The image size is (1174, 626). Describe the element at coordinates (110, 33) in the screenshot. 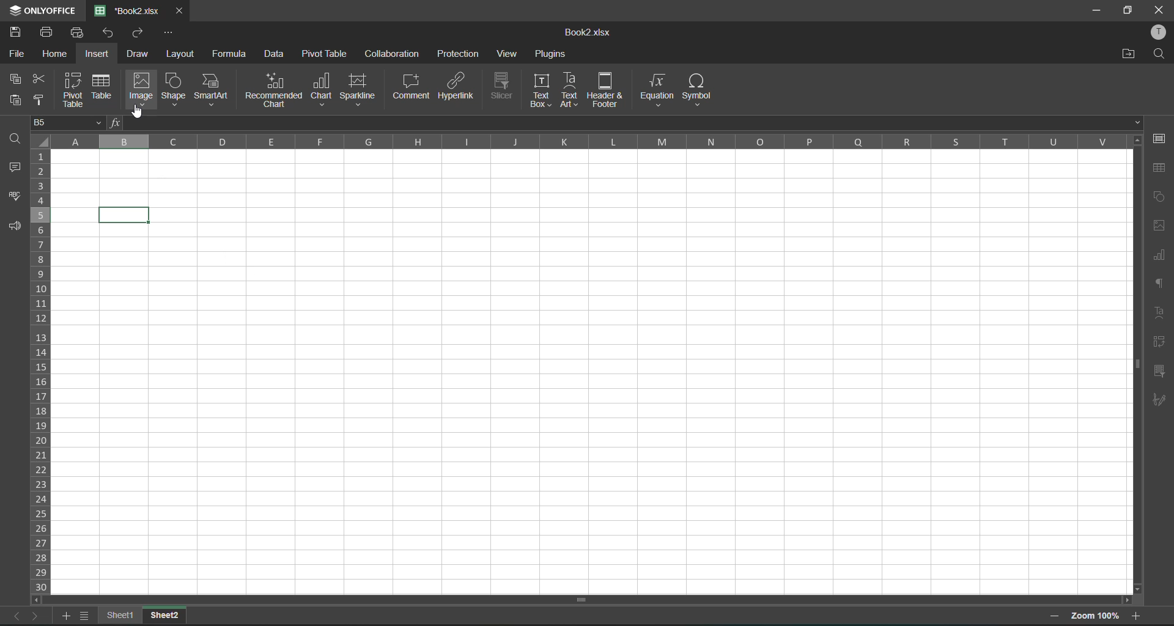

I see `undo` at that location.